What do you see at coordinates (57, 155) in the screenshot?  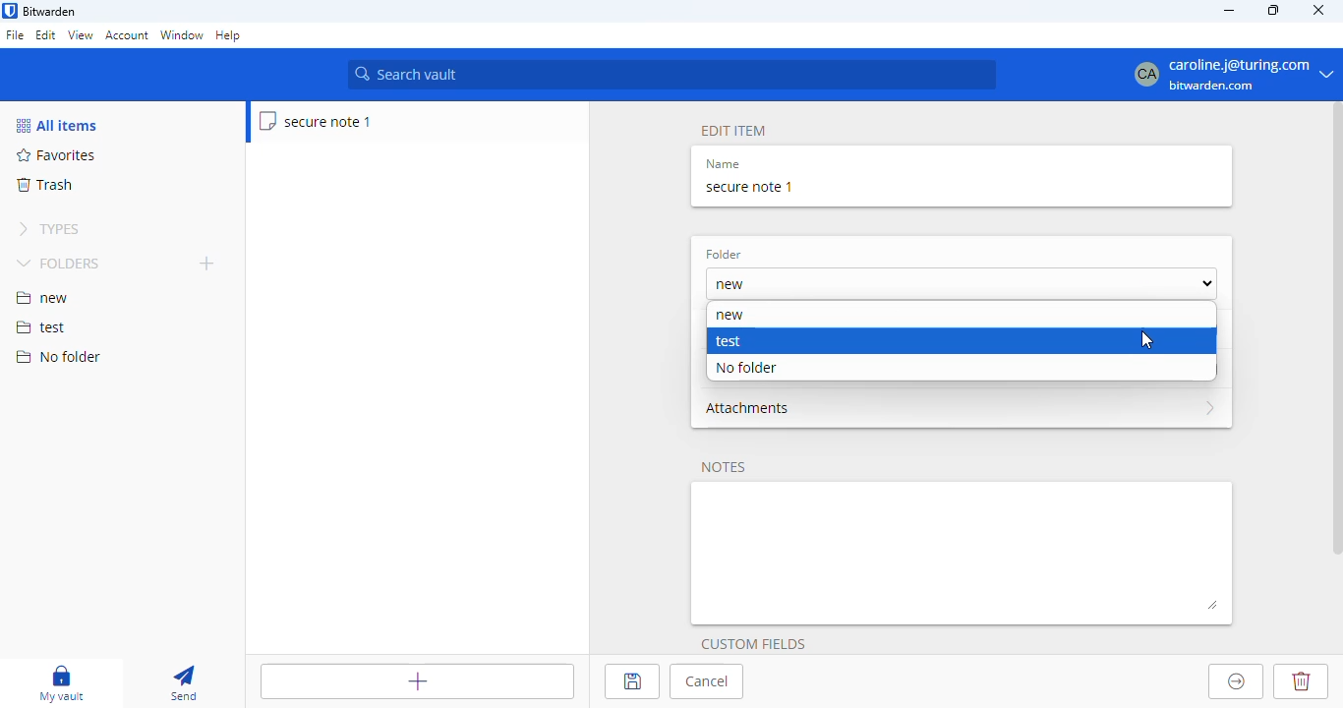 I see `favorites` at bounding box center [57, 155].